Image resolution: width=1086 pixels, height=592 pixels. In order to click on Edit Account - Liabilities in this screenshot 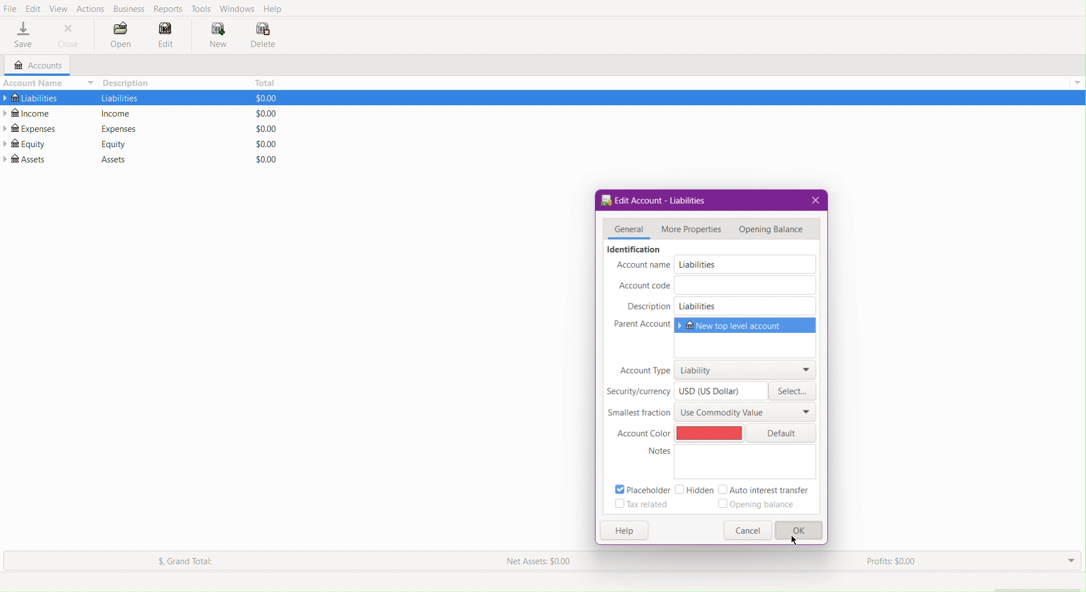, I will do `click(652, 201)`.